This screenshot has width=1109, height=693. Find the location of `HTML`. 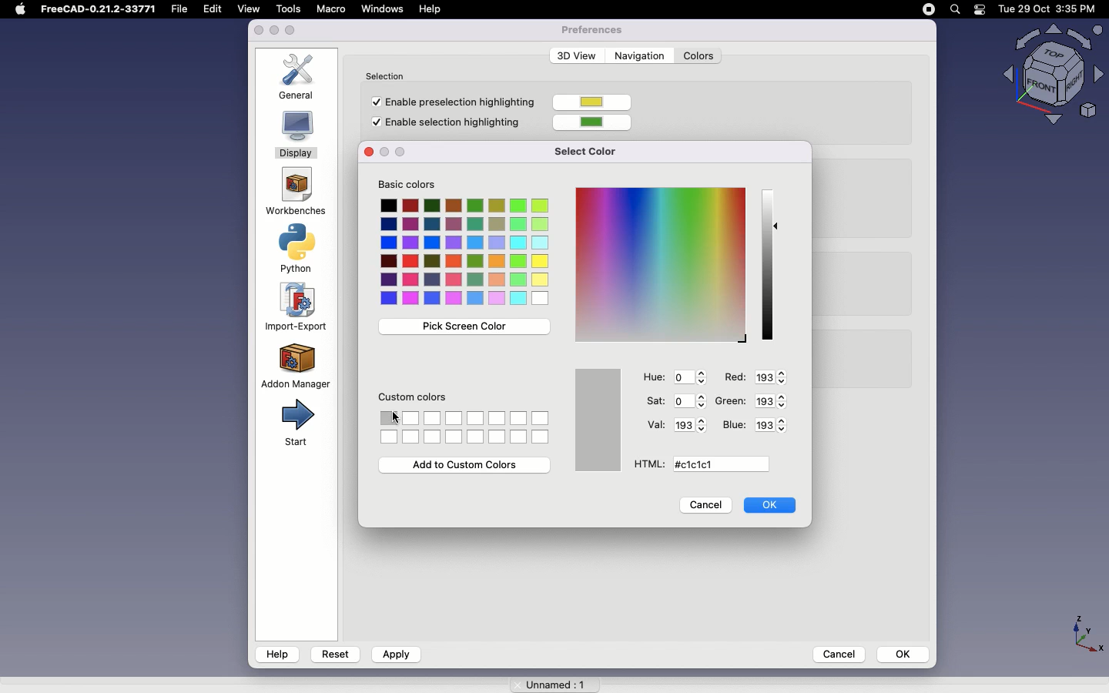

HTML is located at coordinates (646, 464).